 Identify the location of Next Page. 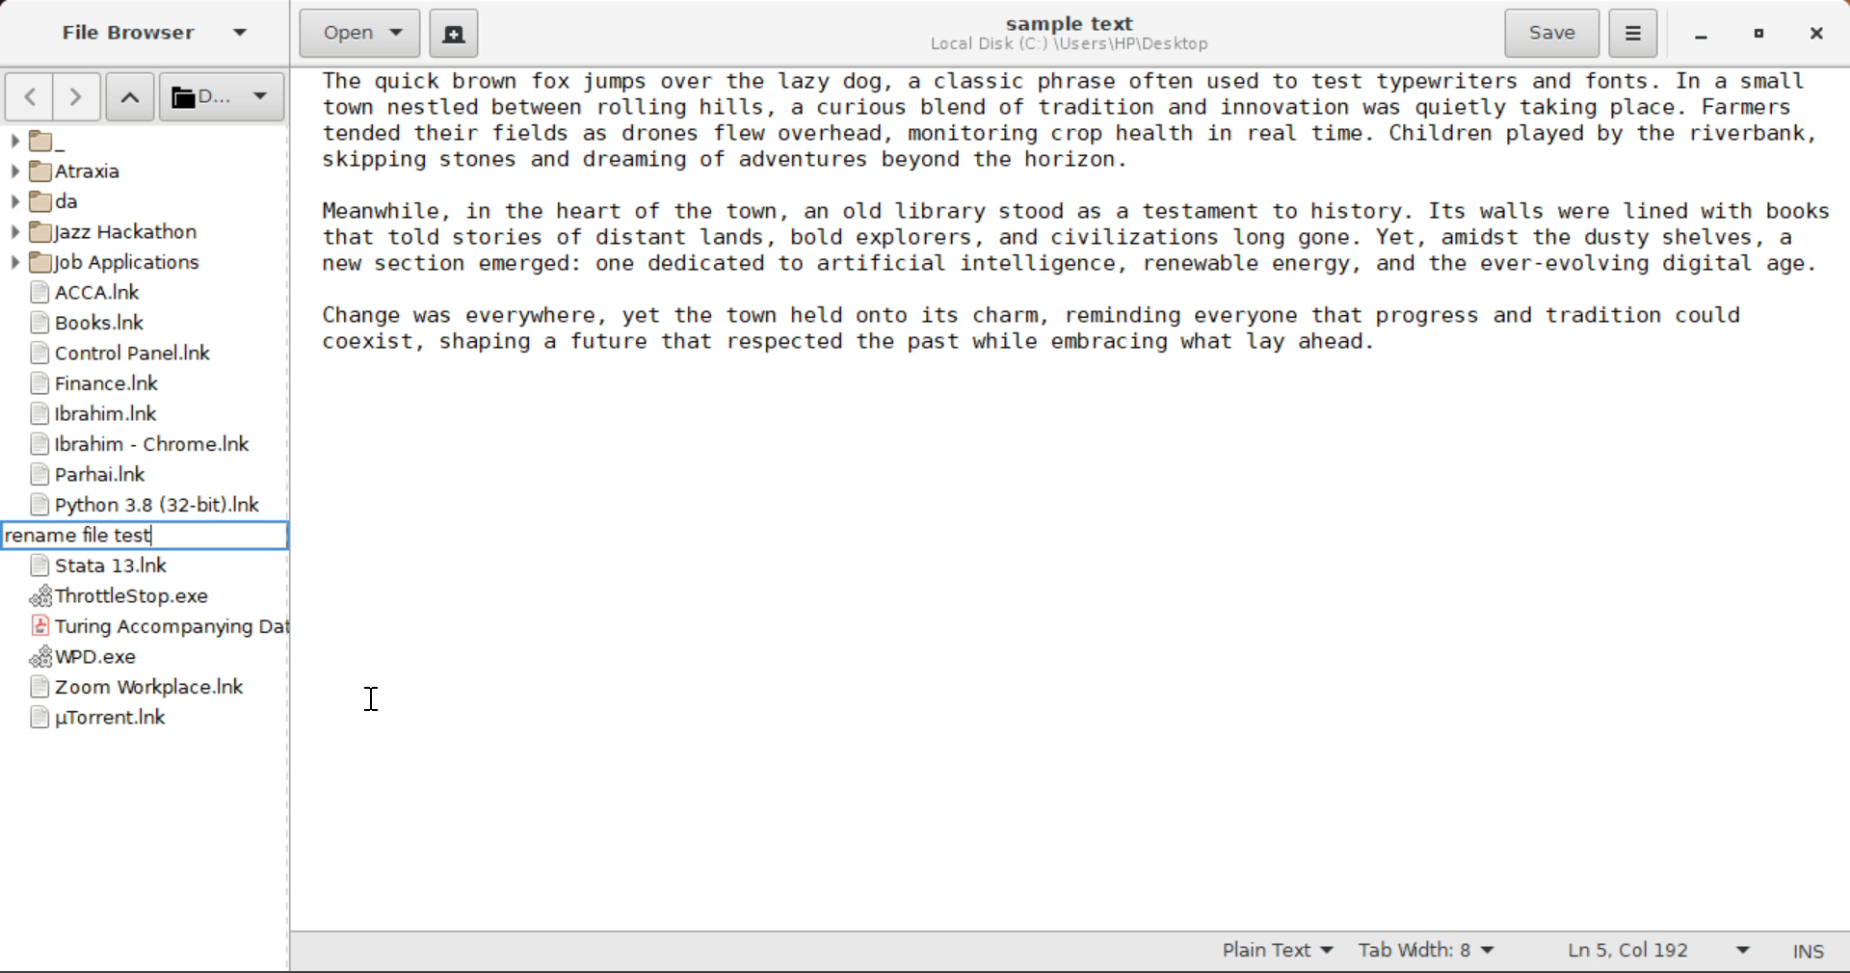
(80, 96).